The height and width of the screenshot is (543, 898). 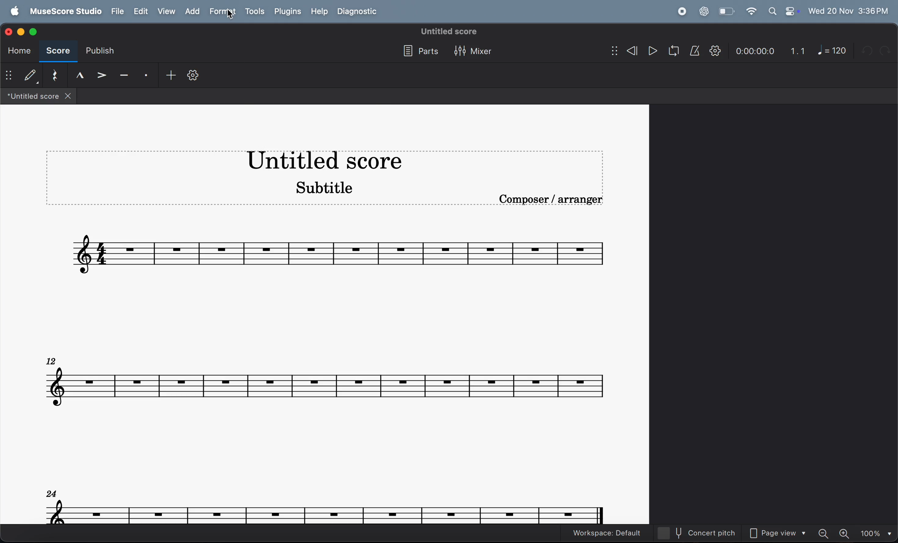 I want to click on maximize, so click(x=33, y=31).